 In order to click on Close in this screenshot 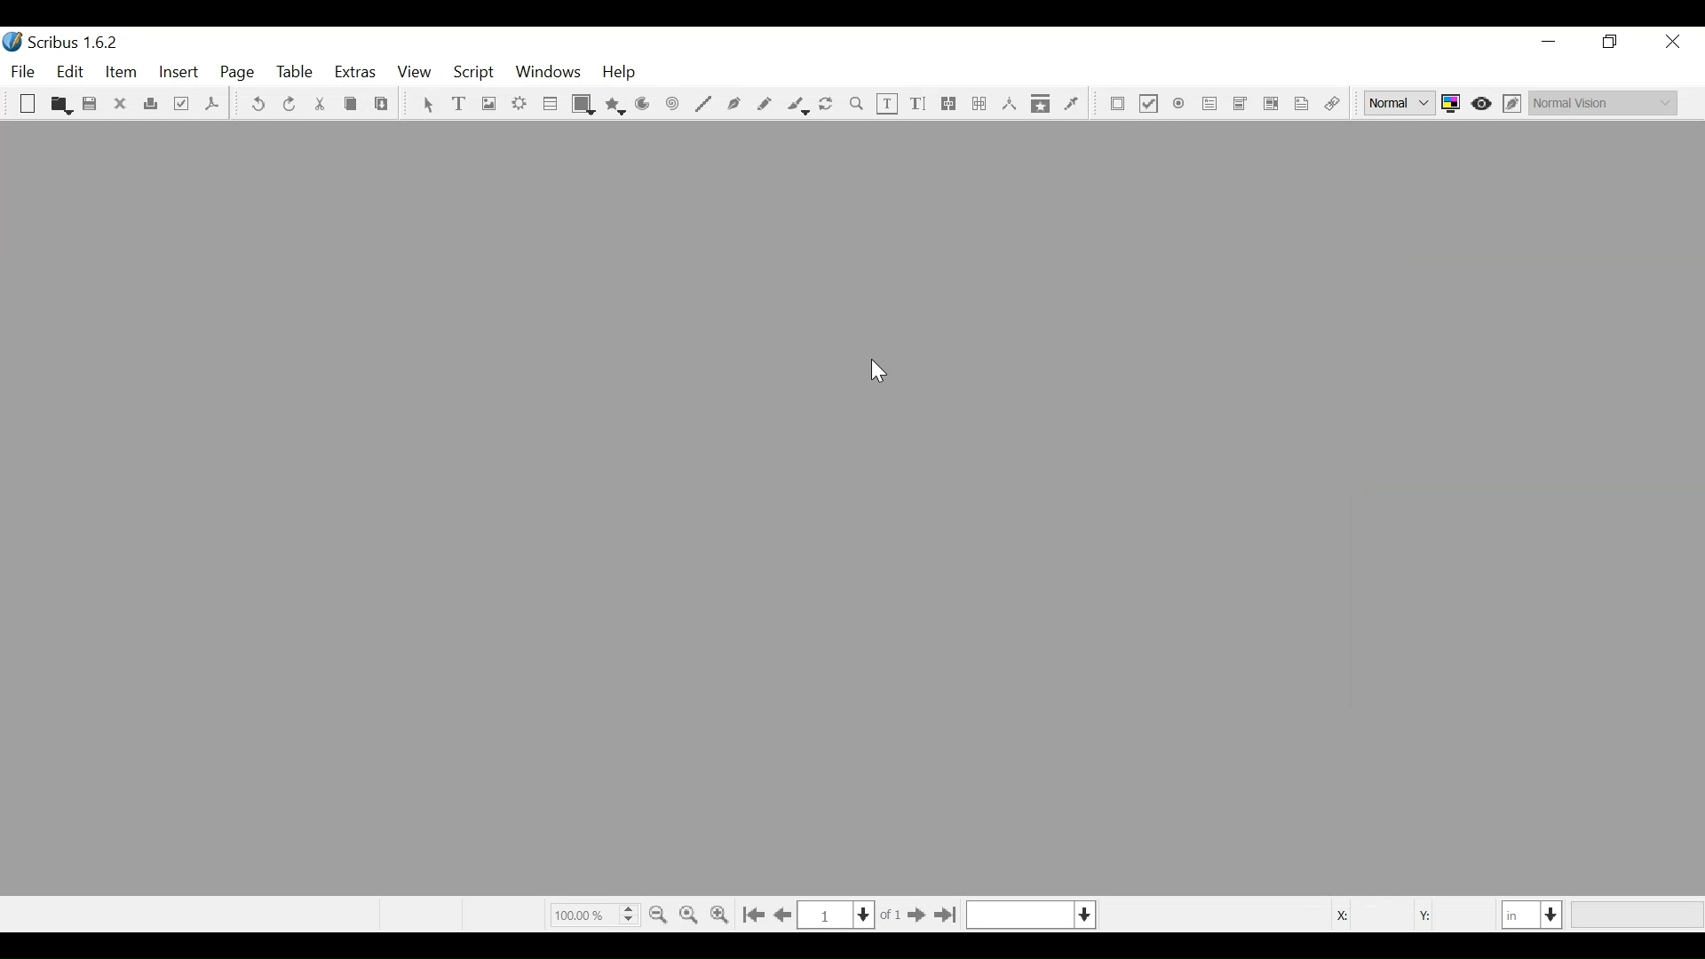, I will do `click(122, 104)`.